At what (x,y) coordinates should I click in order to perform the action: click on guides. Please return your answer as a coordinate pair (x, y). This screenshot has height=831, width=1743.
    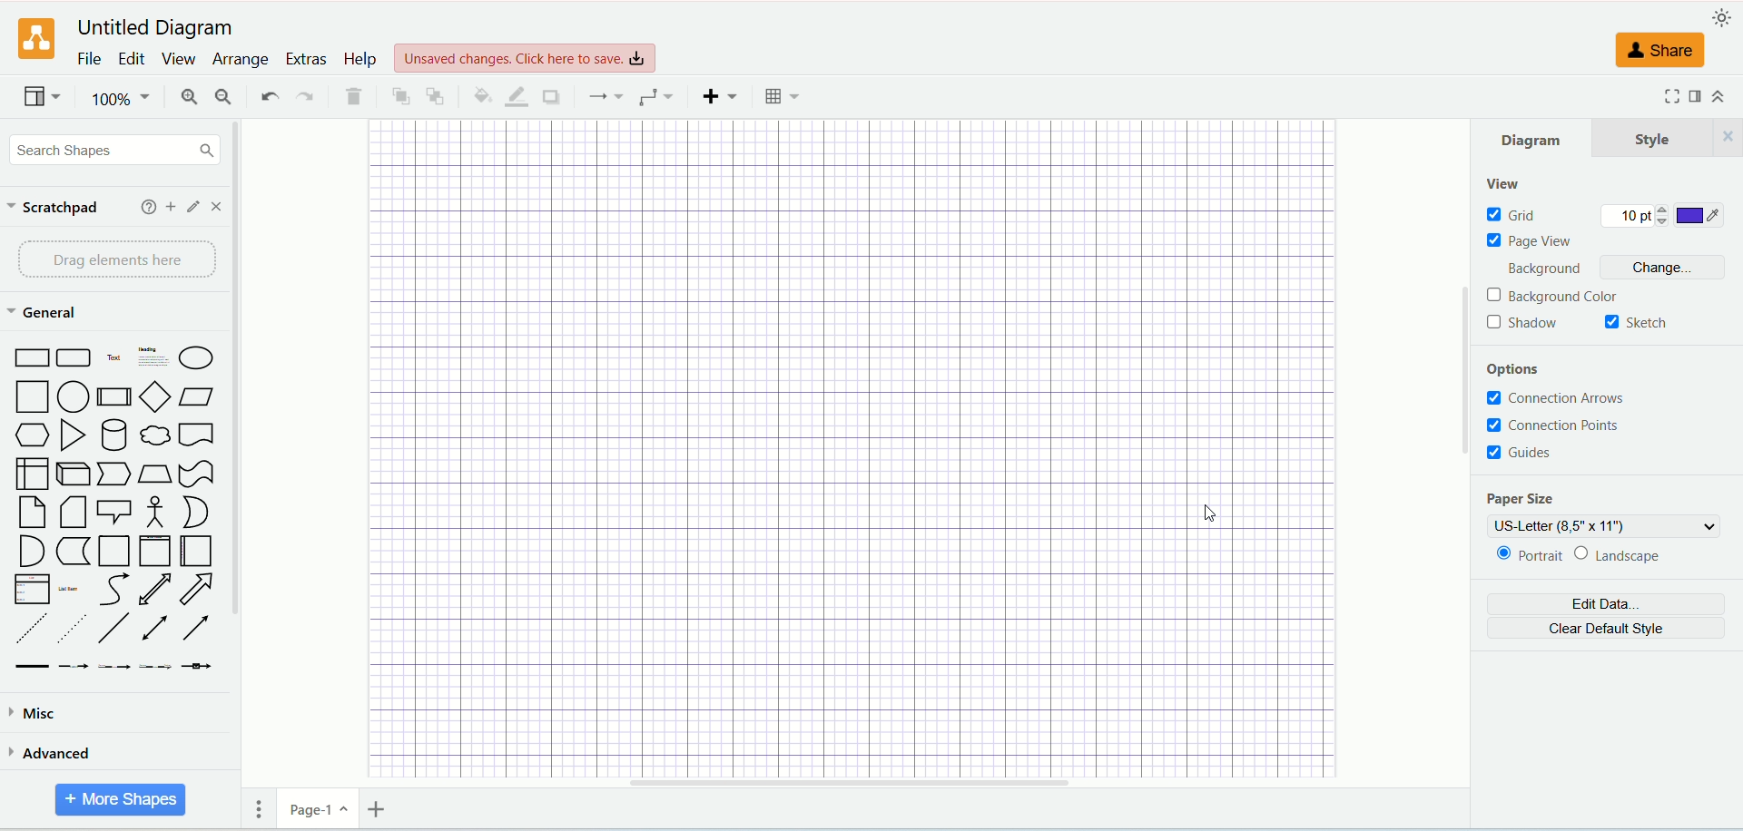
    Looking at the image, I should click on (1518, 453).